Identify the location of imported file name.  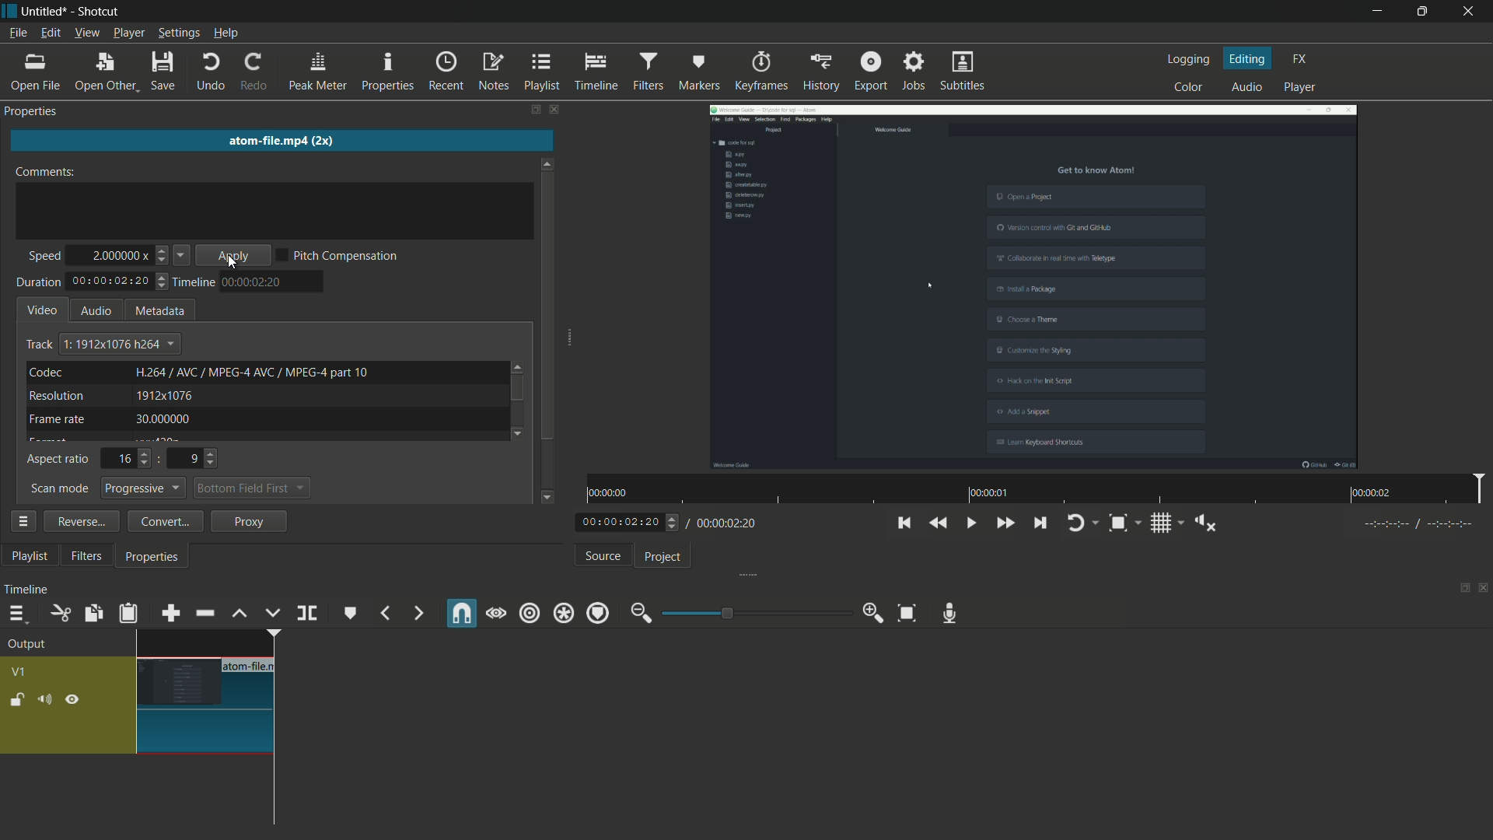
(279, 138).